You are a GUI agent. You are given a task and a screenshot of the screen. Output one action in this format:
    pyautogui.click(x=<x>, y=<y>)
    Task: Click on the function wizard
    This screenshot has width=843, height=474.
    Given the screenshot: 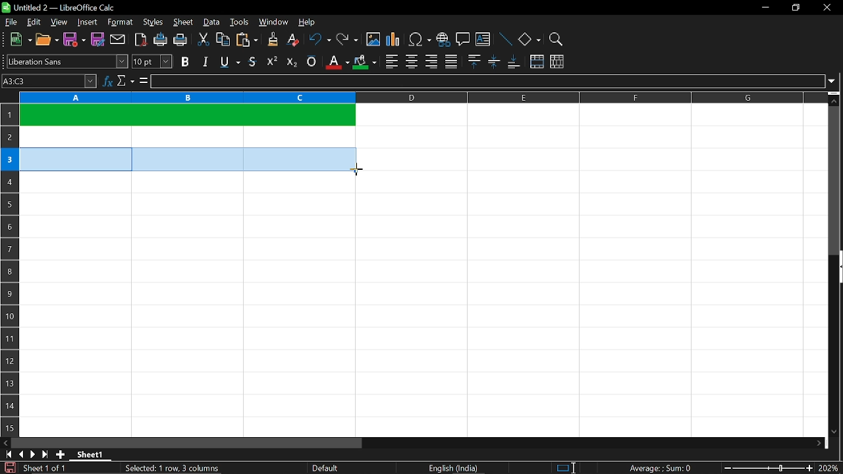 What is the action you would take?
    pyautogui.click(x=107, y=82)
    